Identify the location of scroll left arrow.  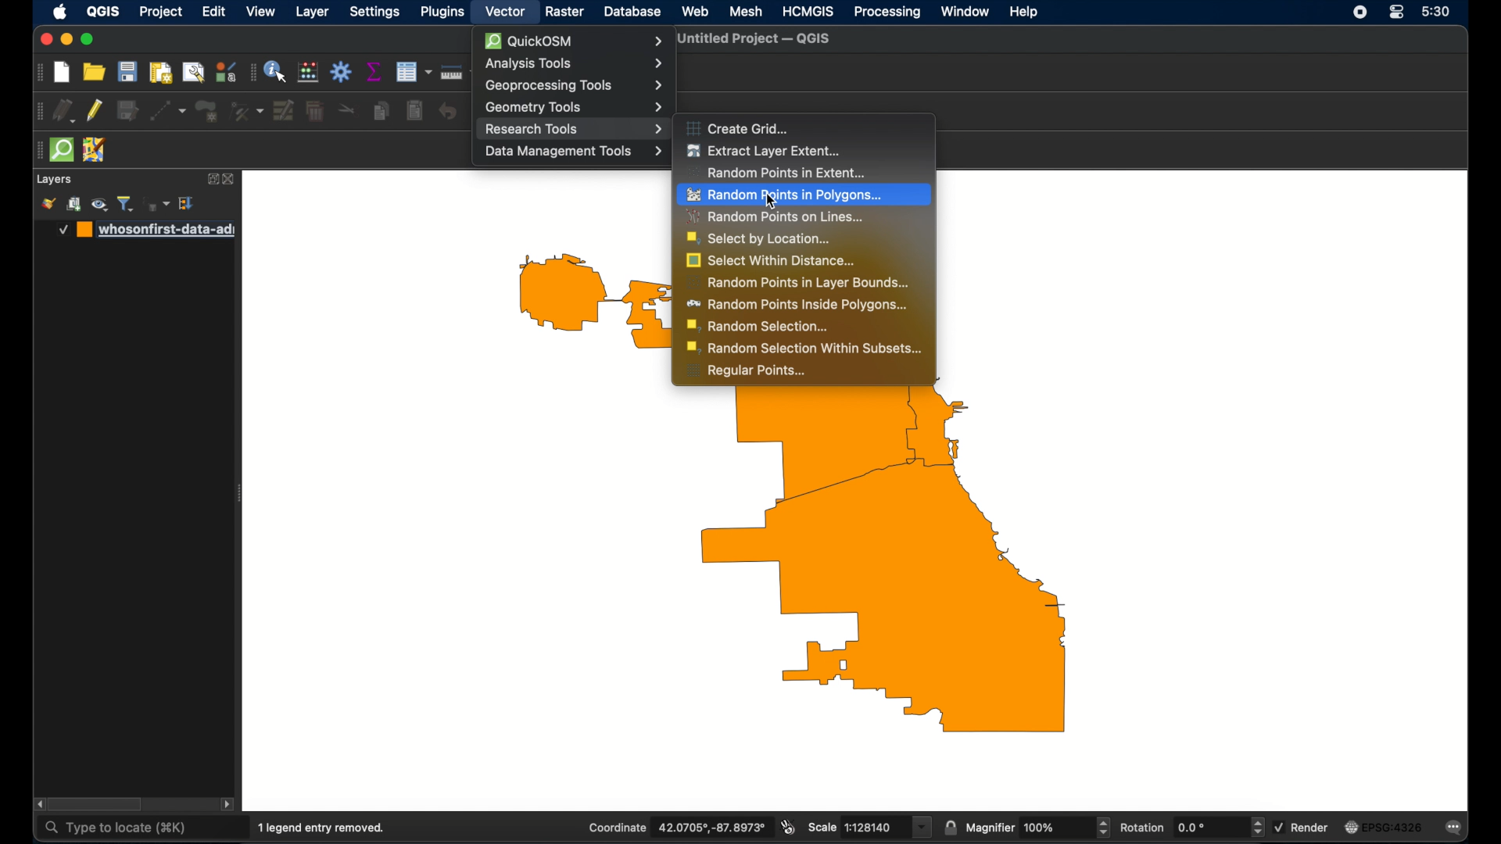
(38, 804).